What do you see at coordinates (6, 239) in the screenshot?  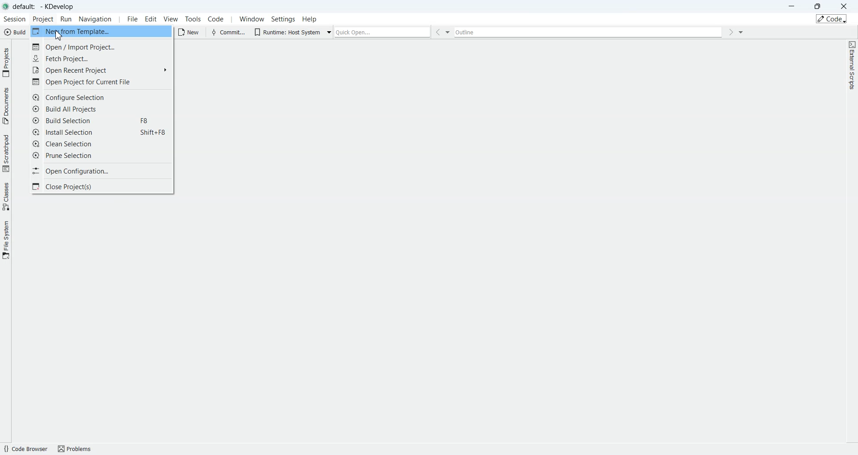 I see `File System` at bounding box center [6, 239].